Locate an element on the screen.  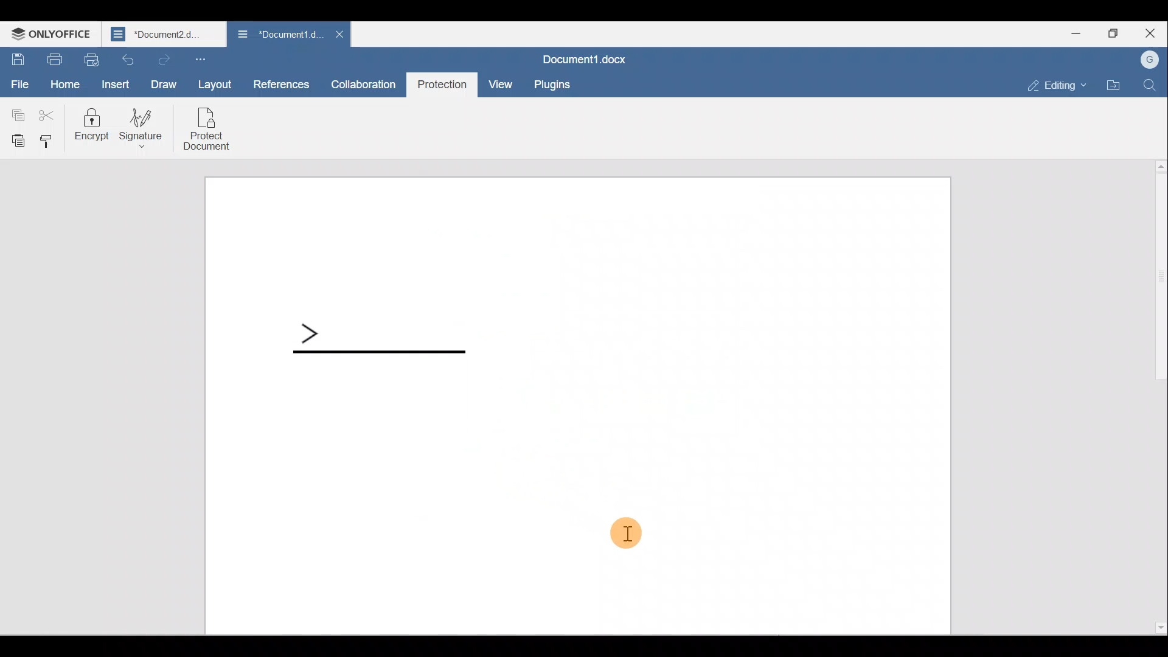
Signature is located at coordinates (146, 128).